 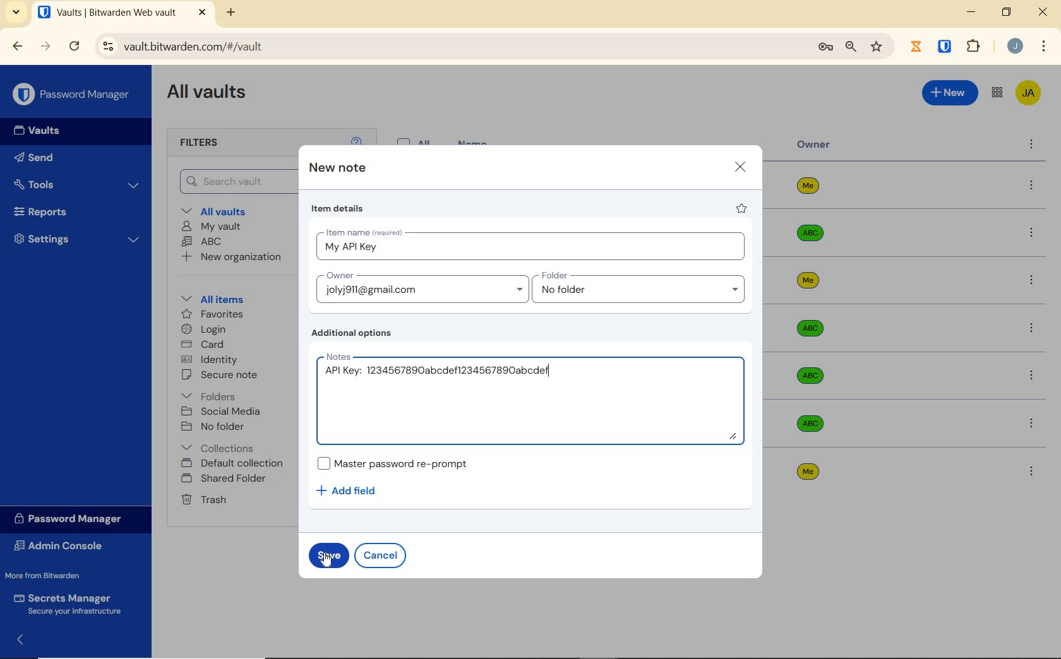 I want to click on name, so click(x=474, y=141).